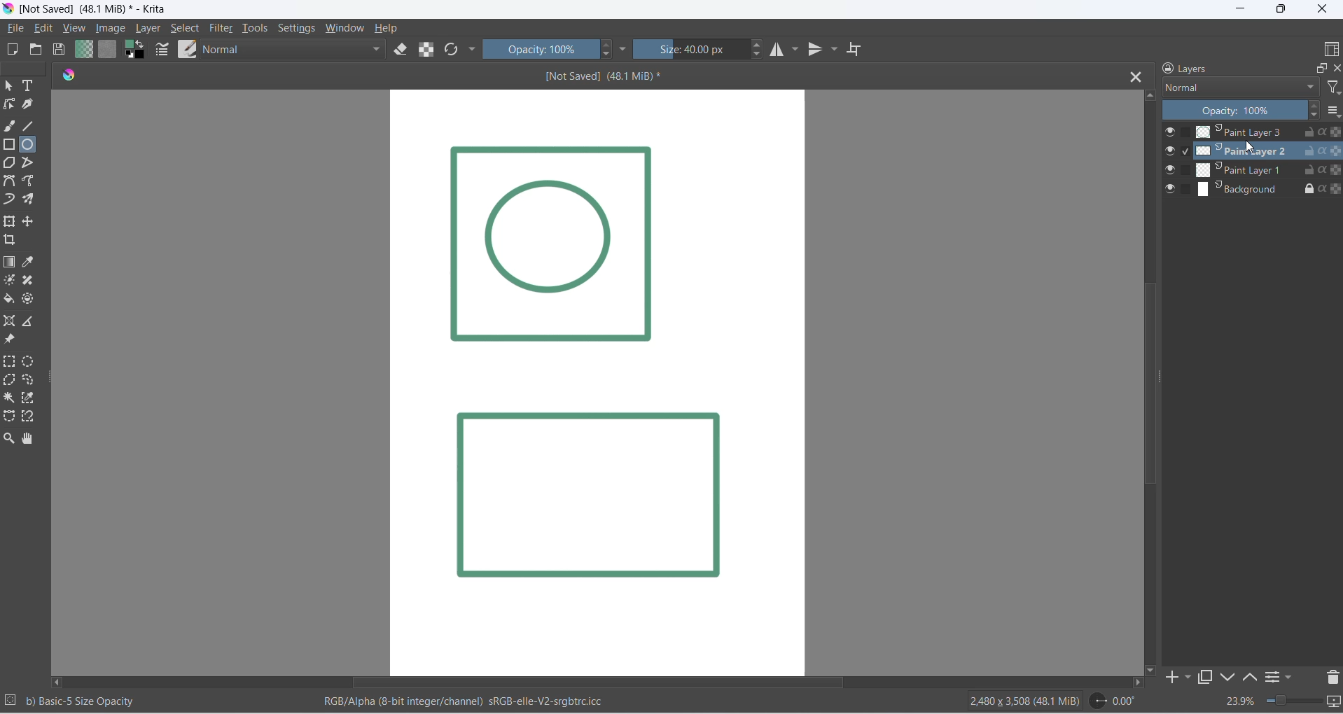 The image size is (1343, 714). Describe the element at coordinates (186, 50) in the screenshot. I see `brush preset` at that location.